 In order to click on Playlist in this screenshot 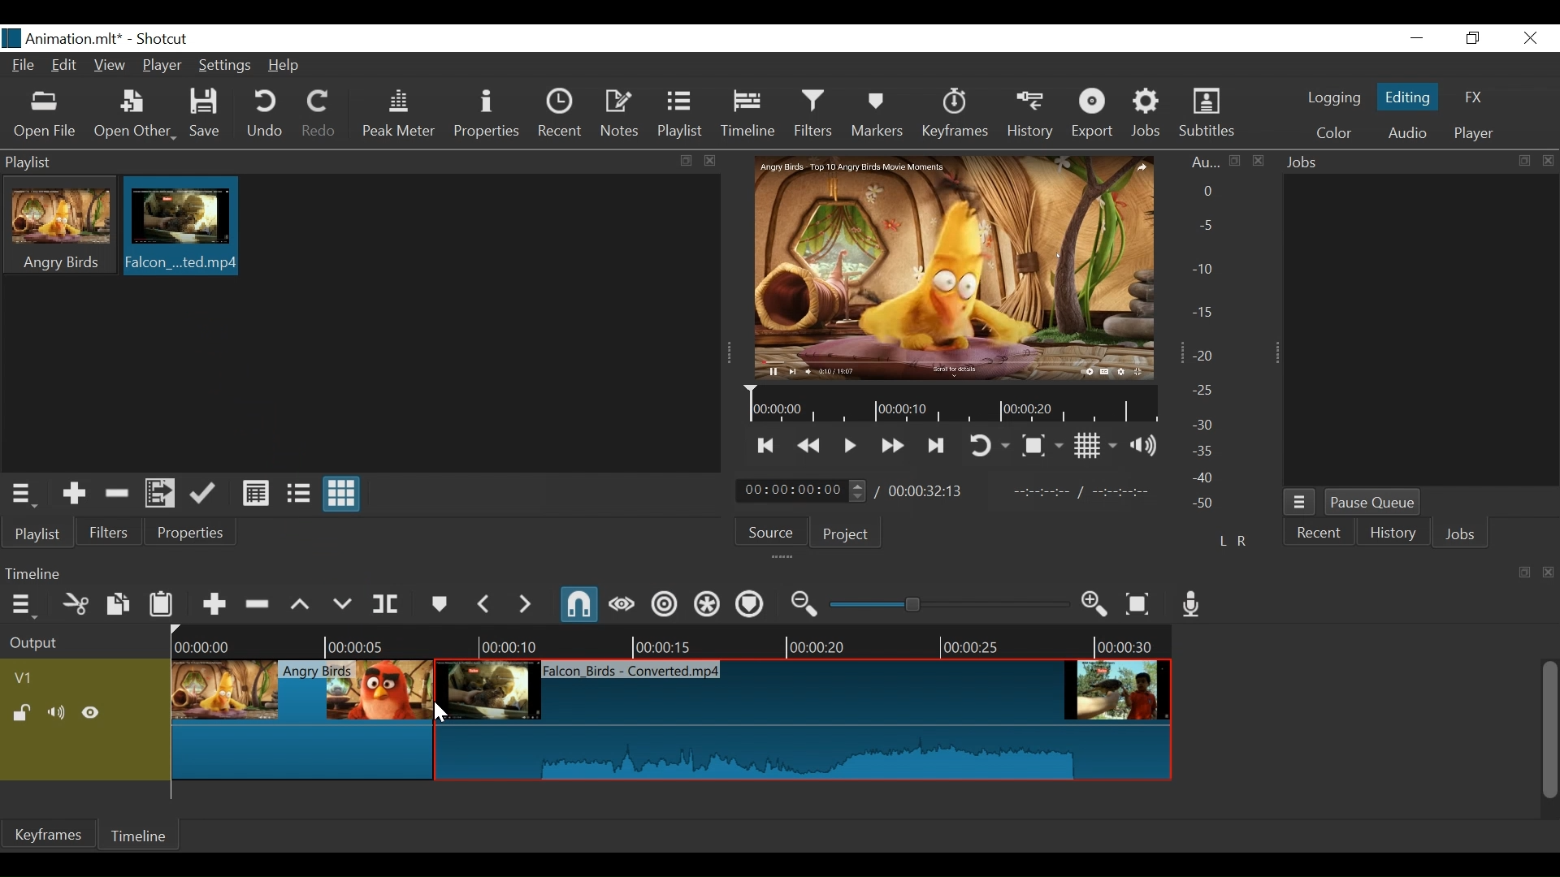, I will do `click(681, 115)`.